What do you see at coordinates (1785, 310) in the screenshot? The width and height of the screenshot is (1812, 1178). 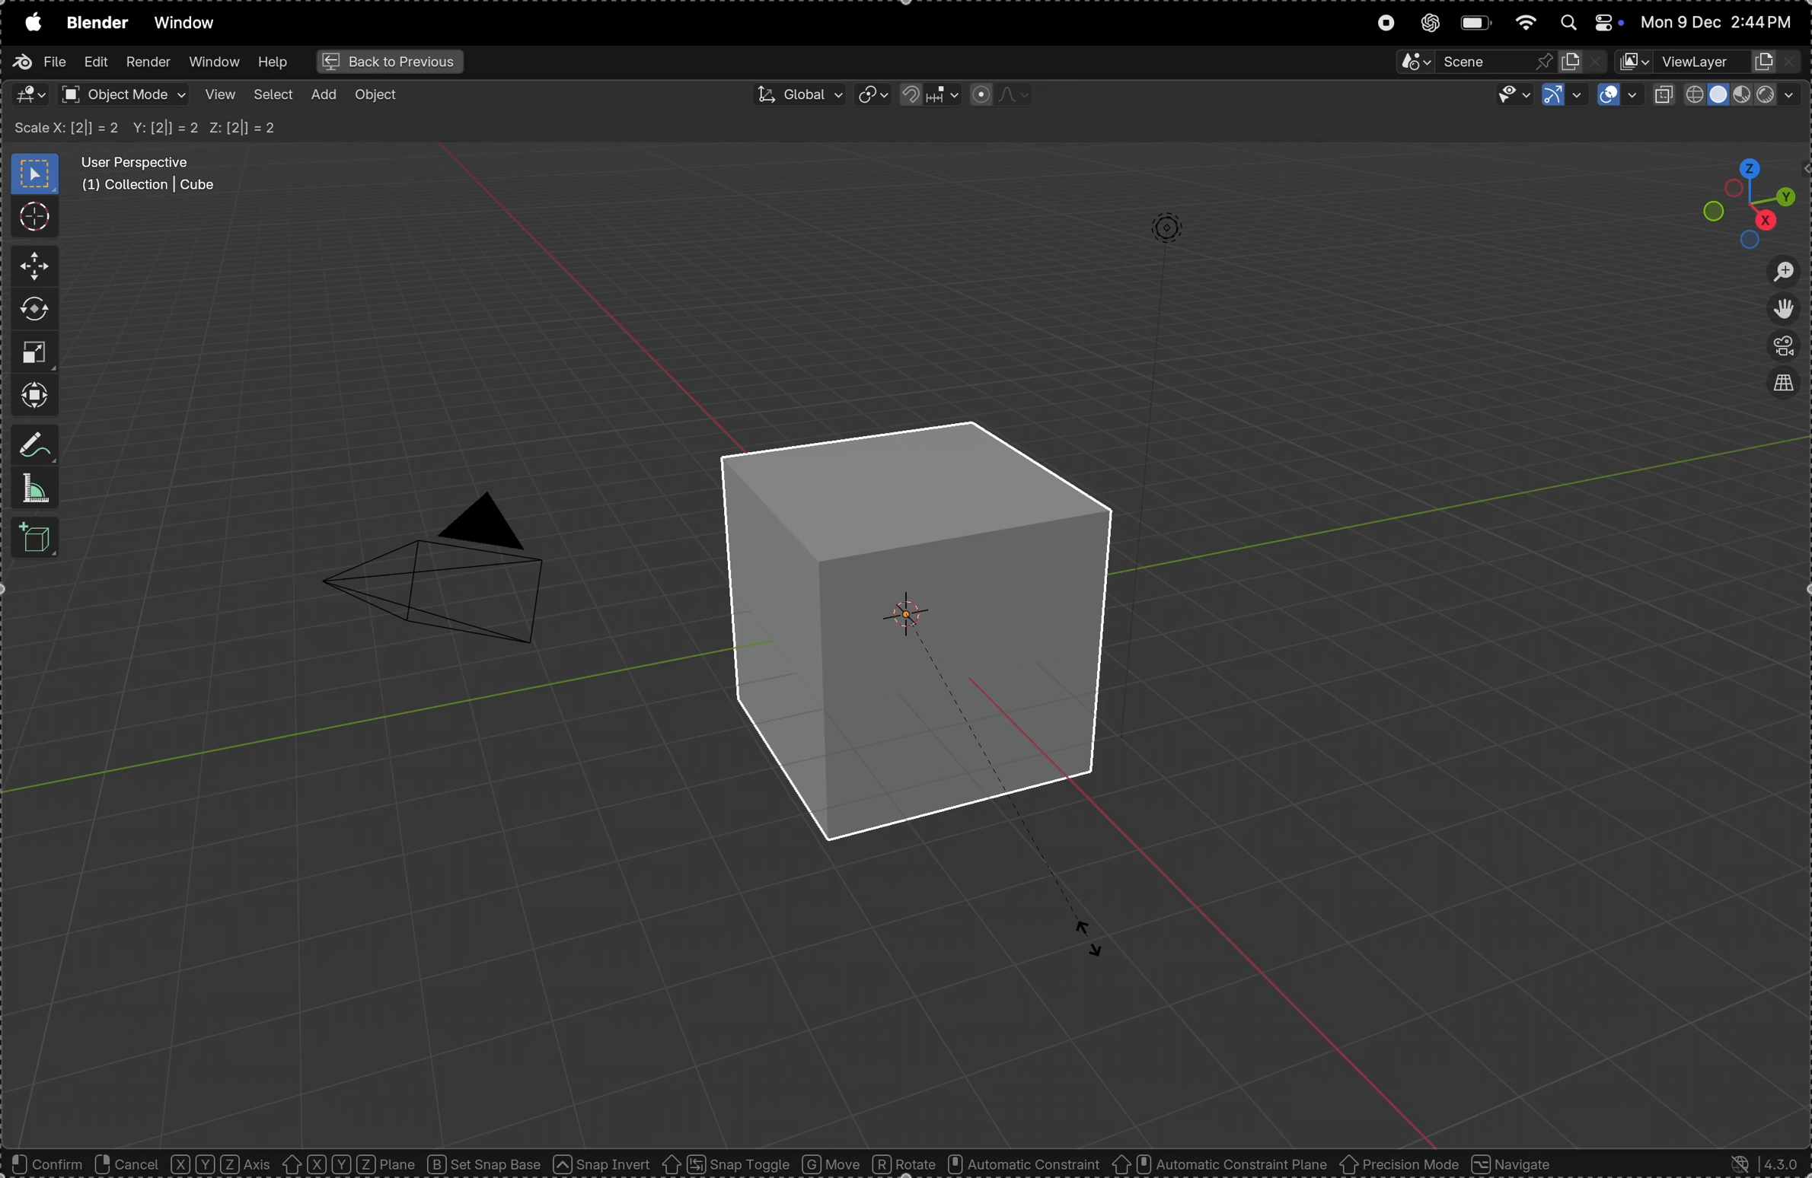 I see `move the view` at bounding box center [1785, 310].